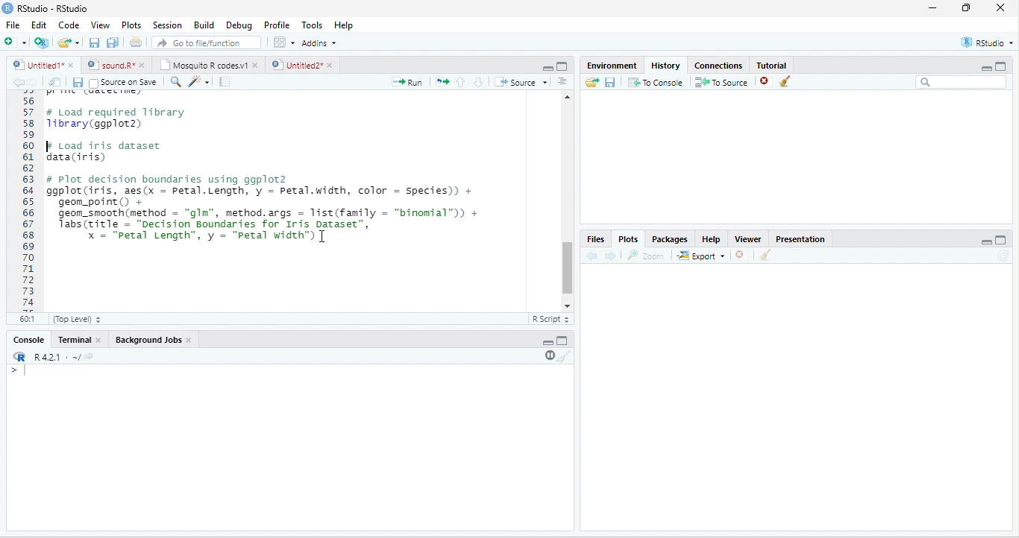 The width and height of the screenshot is (1019, 538). What do you see at coordinates (56, 82) in the screenshot?
I see `show in new window` at bounding box center [56, 82].